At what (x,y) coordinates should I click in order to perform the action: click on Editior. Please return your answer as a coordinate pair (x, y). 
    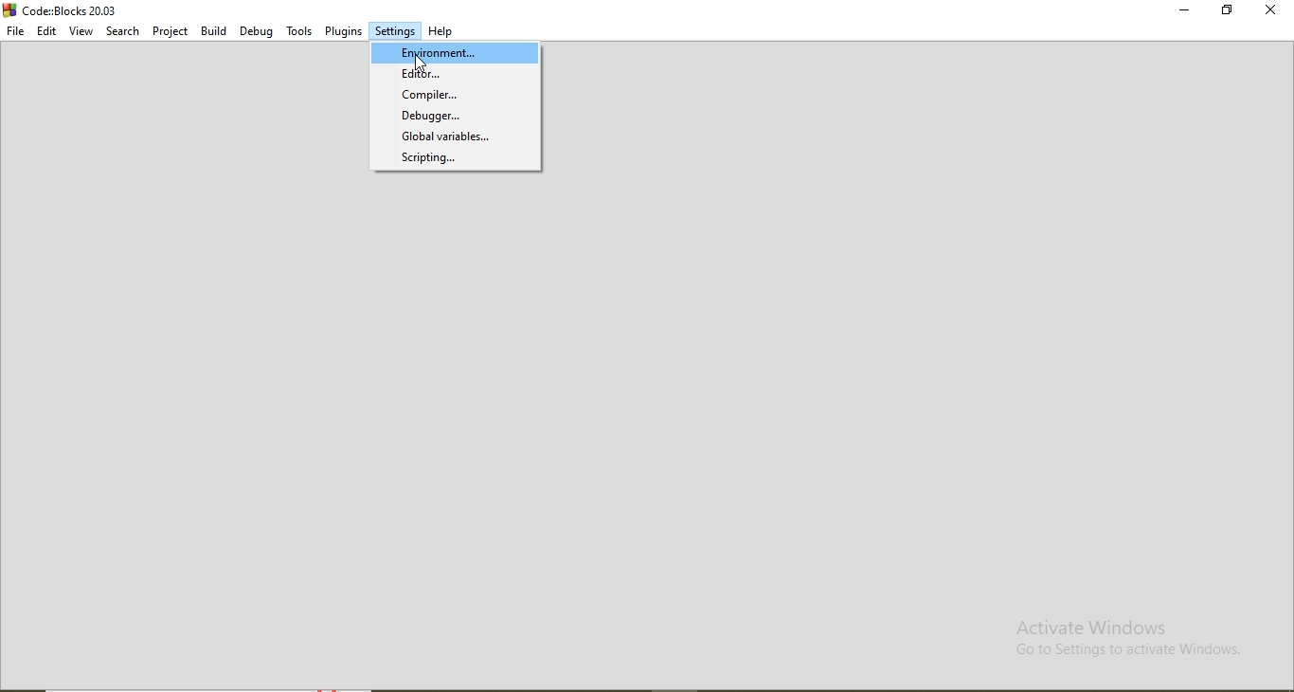
    Looking at the image, I should click on (458, 73).